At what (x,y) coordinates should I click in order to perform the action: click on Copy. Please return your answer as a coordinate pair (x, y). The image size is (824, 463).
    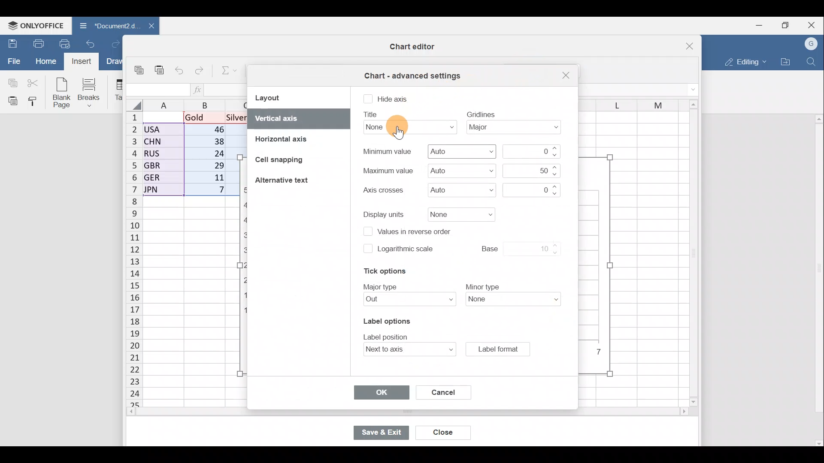
    Looking at the image, I should click on (139, 69).